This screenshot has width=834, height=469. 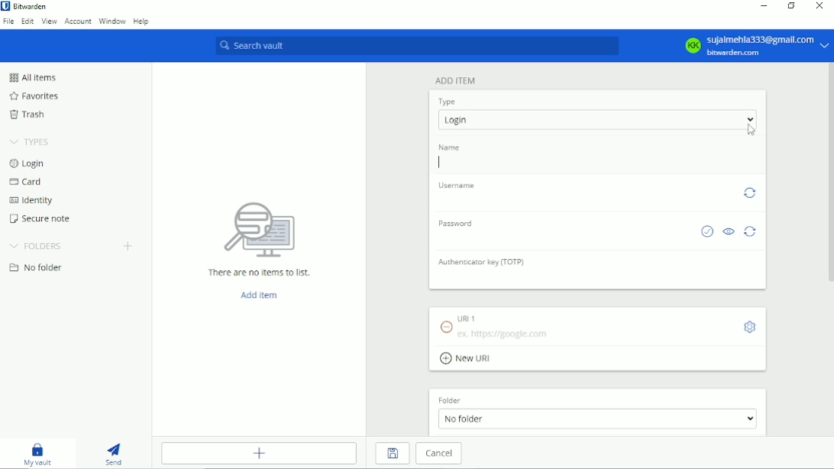 I want to click on Add item, so click(x=260, y=454).